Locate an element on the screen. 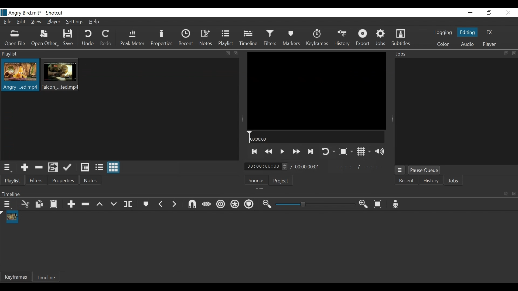 The width and height of the screenshot is (518, 291). View as files is located at coordinates (99, 168).